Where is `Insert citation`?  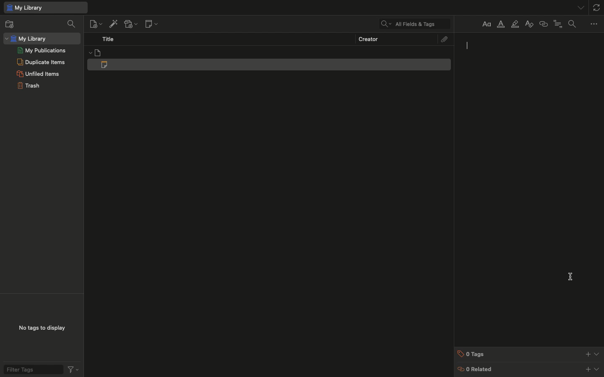
Insert citation is located at coordinates (558, 24).